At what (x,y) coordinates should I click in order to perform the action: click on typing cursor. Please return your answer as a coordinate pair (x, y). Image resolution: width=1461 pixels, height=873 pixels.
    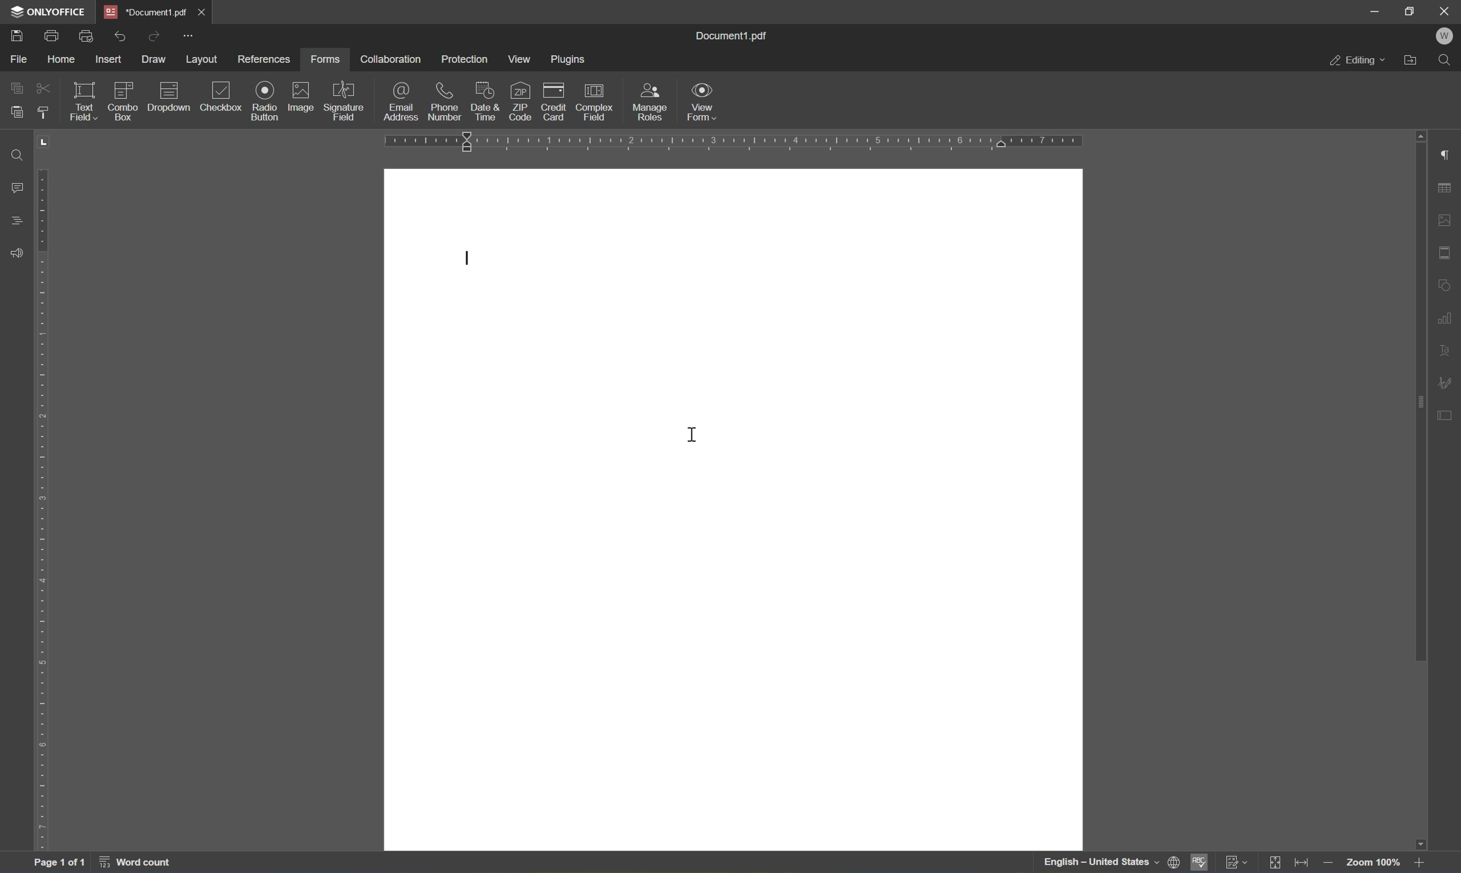
    Looking at the image, I should click on (464, 255).